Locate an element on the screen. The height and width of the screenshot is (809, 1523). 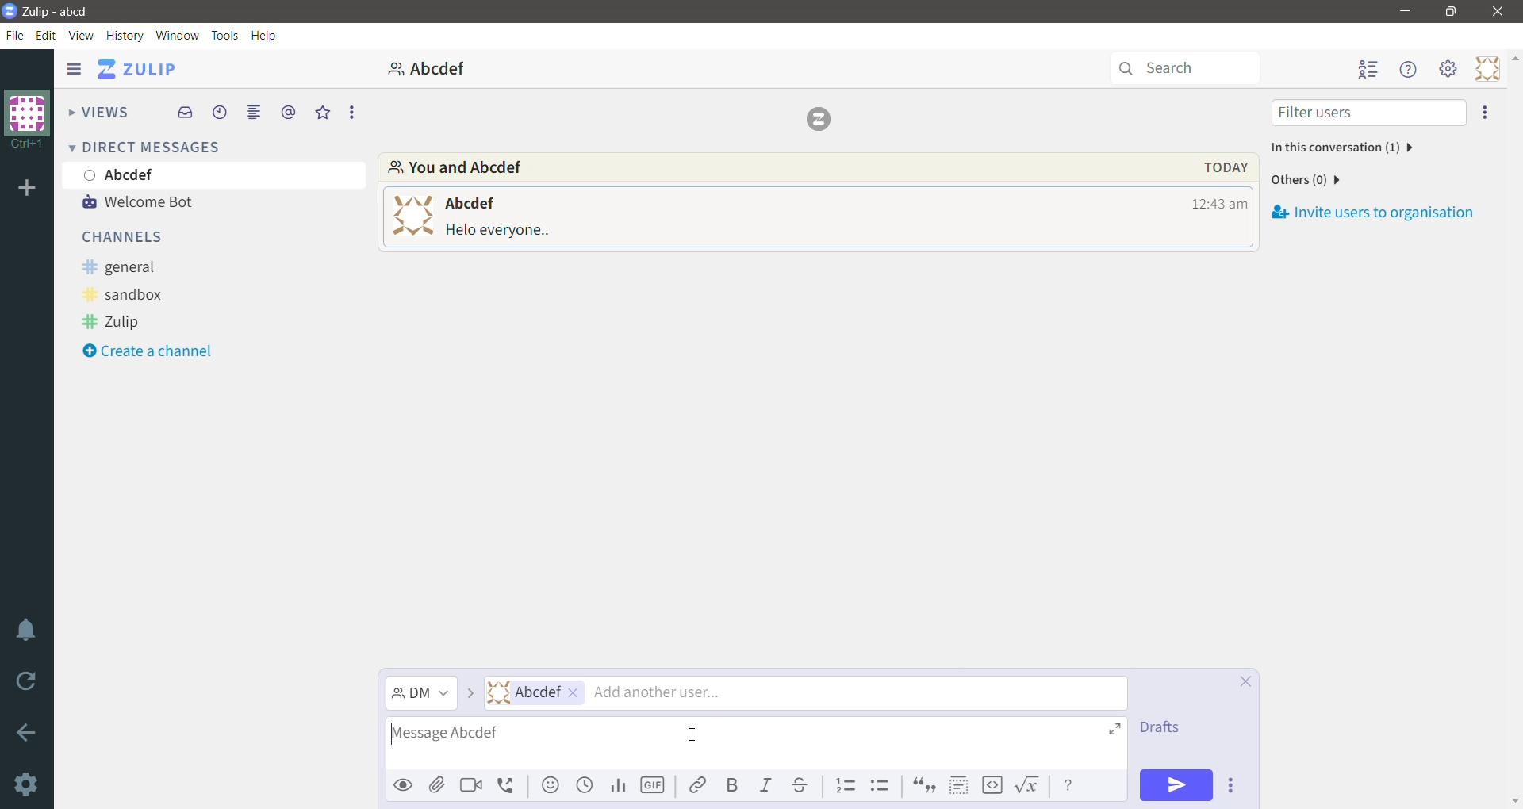
Create a channel is located at coordinates (160, 351).